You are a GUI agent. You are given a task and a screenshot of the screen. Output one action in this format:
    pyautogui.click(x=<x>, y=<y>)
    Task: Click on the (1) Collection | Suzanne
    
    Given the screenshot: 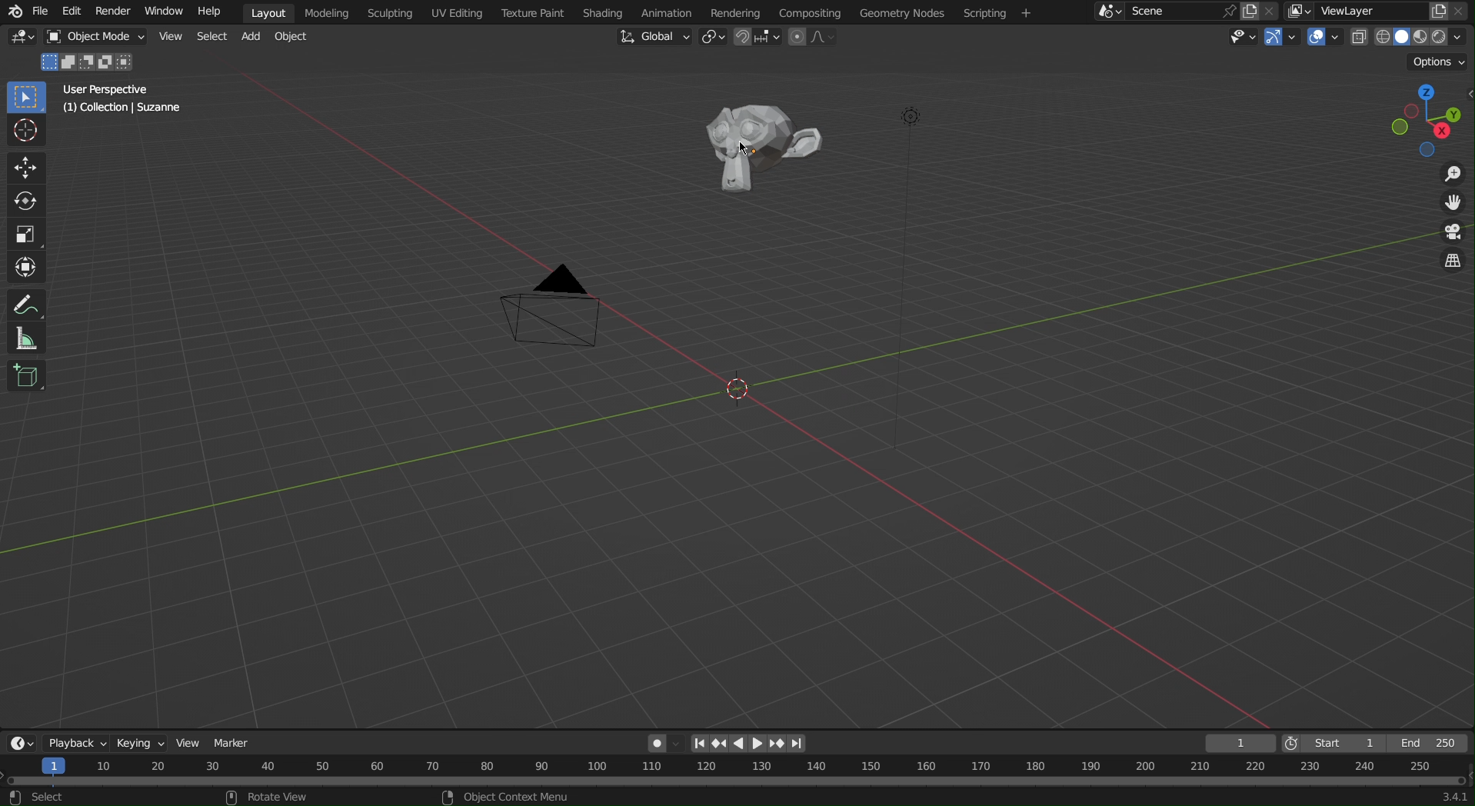 What is the action you would take?
    pyautogui.click(x=125, y=108)
    